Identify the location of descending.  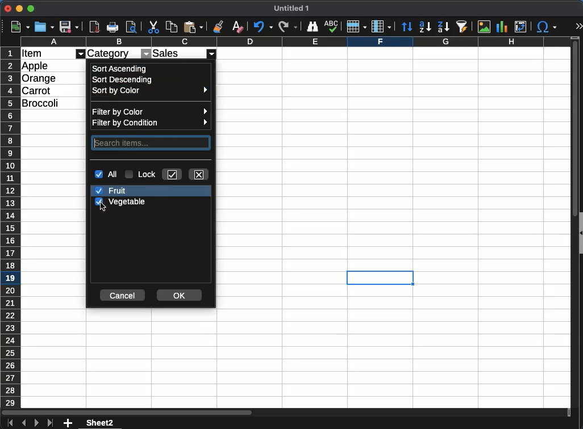
(443, 27).